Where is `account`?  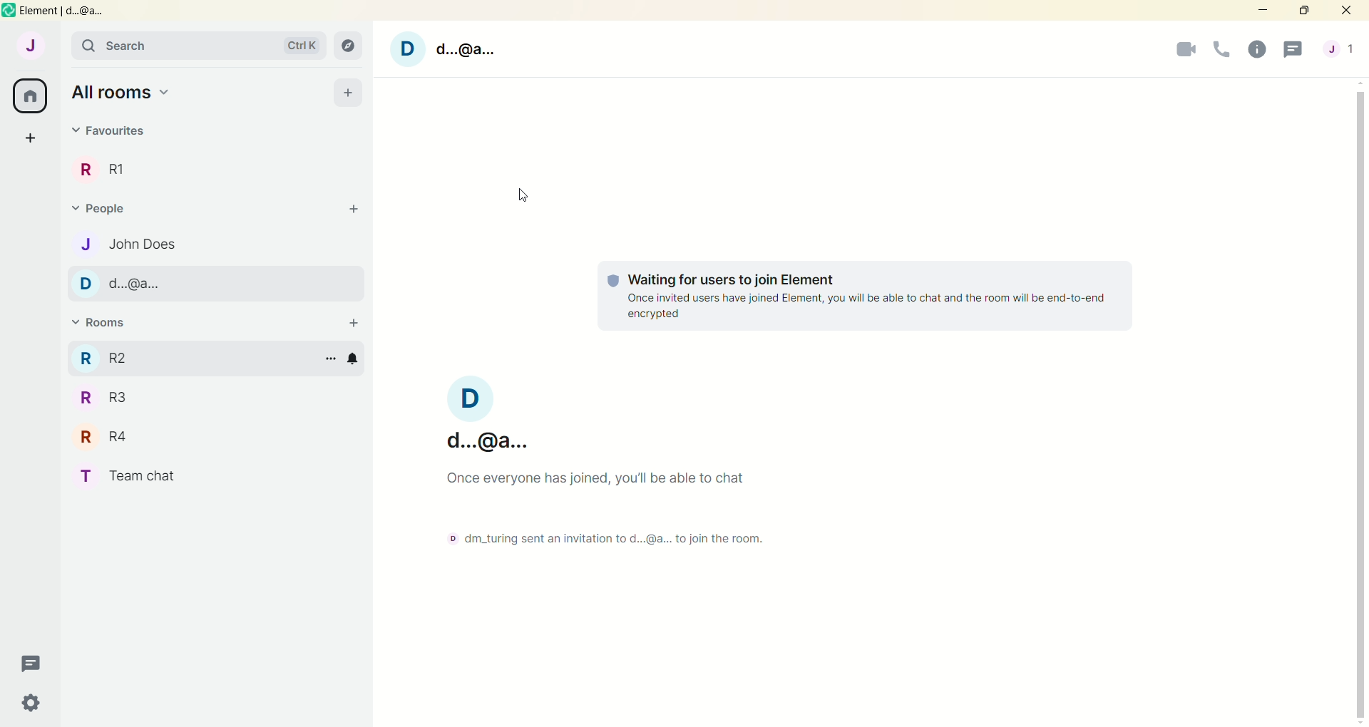
account is located at coordinates (35, 46).